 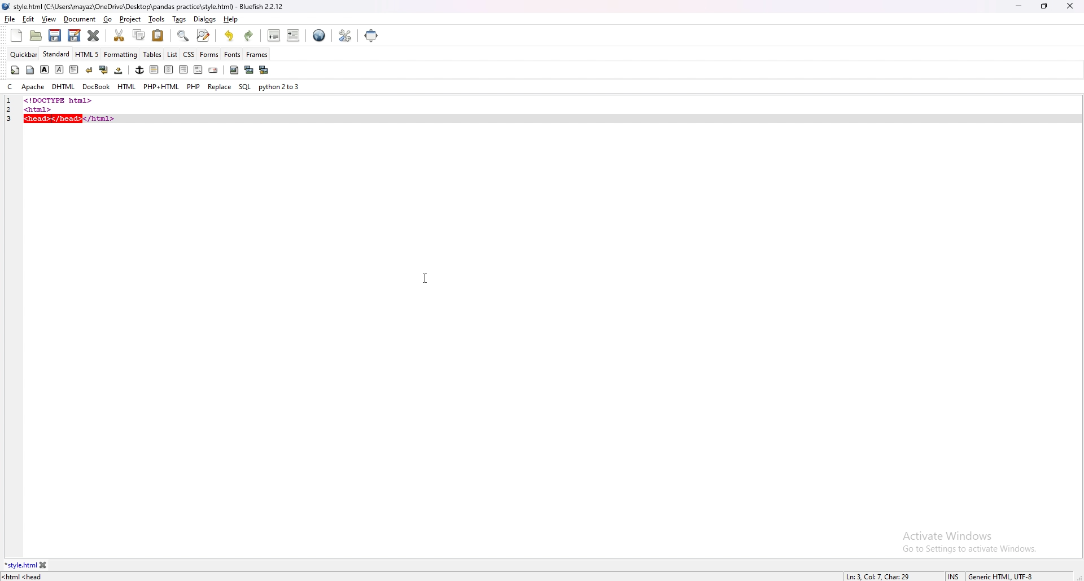 What do you see at coordinates (344, 35) in the screenshot?
I see `edit preference` at bounding box center [344, 35].